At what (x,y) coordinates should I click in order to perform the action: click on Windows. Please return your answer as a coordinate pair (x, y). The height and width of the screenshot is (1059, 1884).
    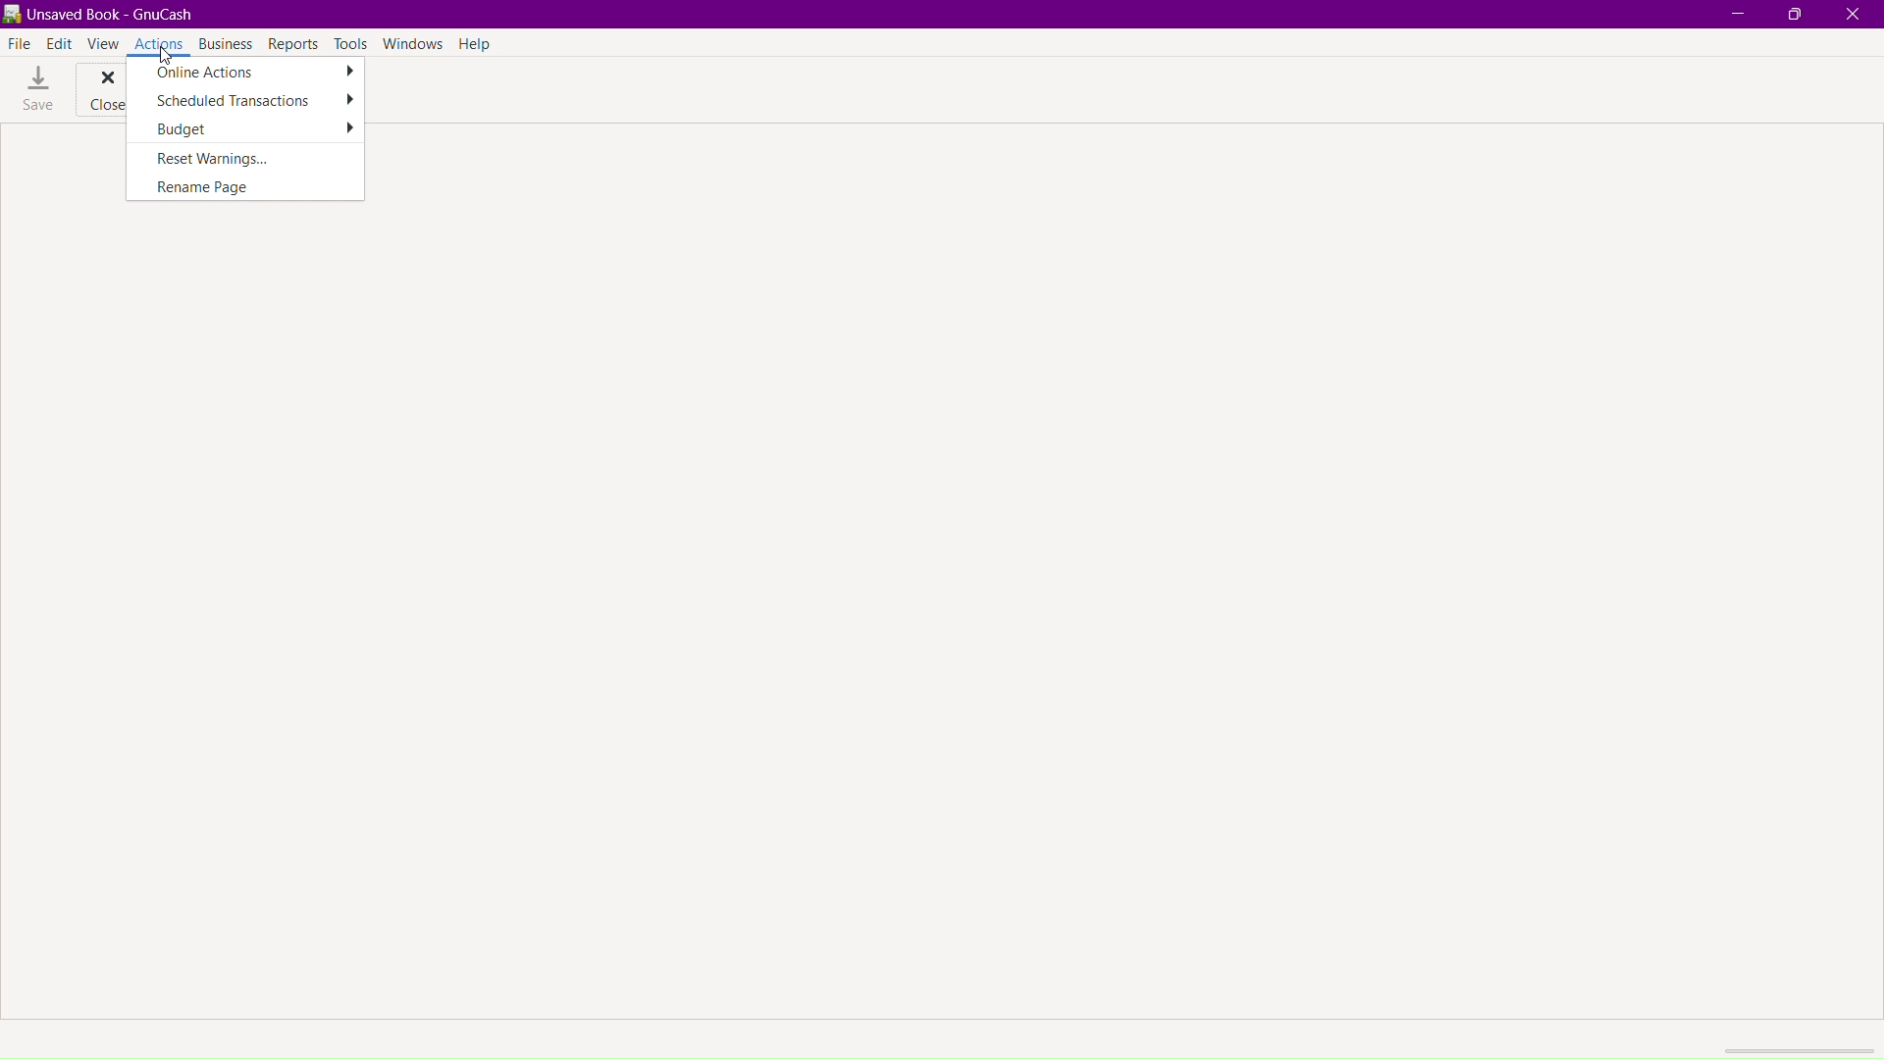
    Looking at the image, I should click on (416, 41).